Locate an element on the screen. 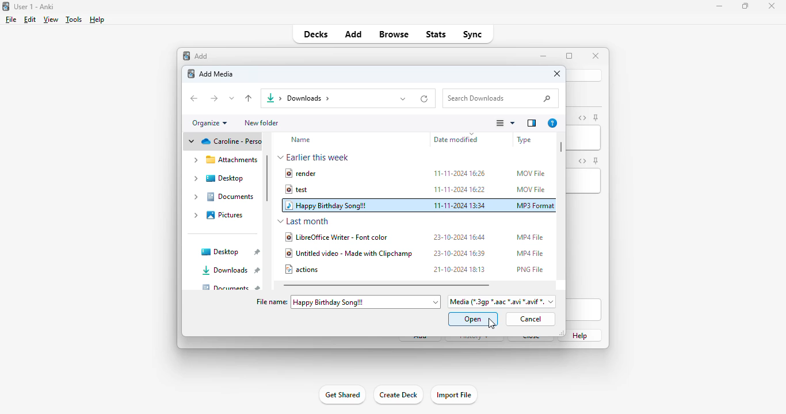  add is located at coordinates (354, 34).